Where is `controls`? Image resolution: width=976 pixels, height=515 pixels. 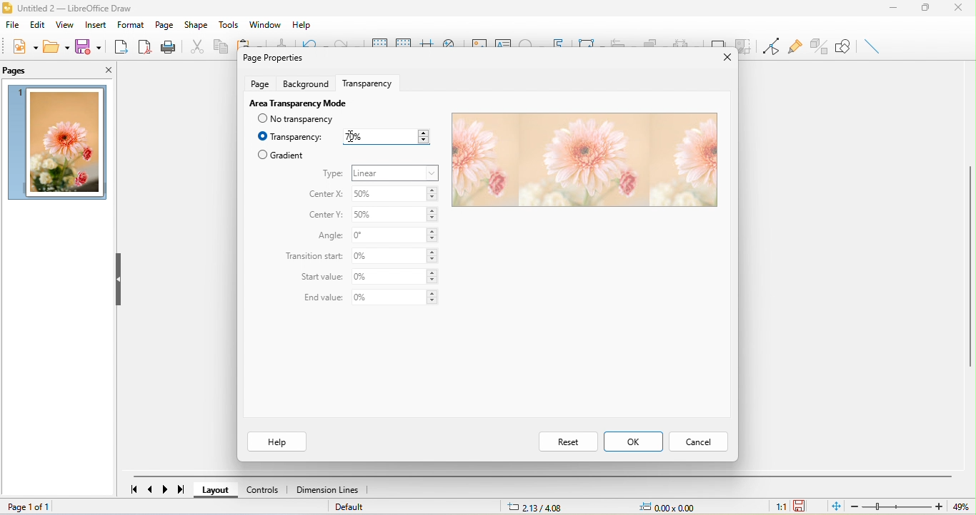
controls is located at coordinates (266, 490).